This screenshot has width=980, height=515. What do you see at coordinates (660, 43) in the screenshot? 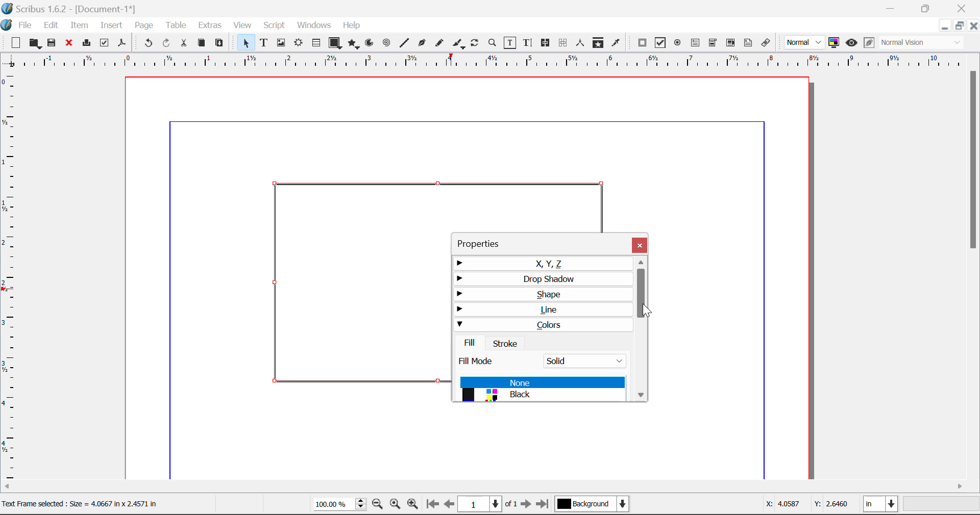
I see `Pdf Checkbox` at bounding box center [660, 43].